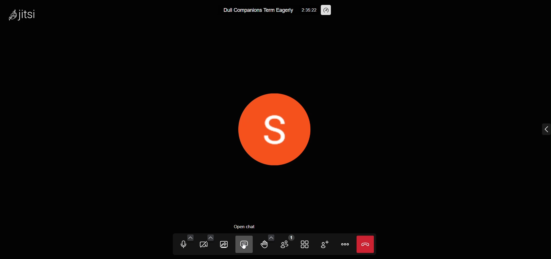  I want to click on microphone , so click(183, 244).